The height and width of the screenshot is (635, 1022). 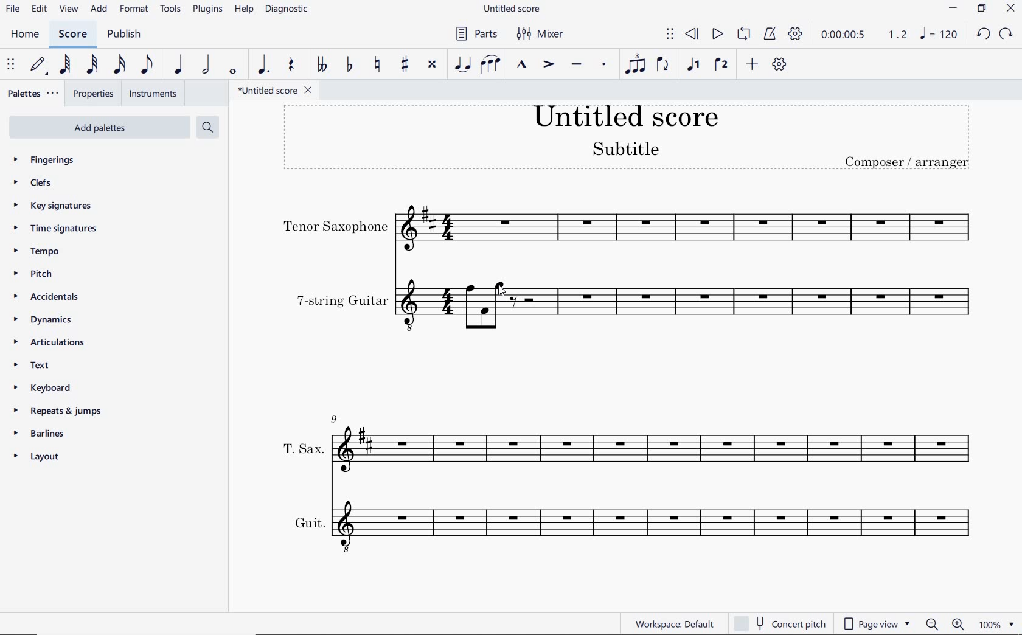 What do you see at coordinates (36, 181) in the screenshot?
I see `CLEFS` at bounding box center [36, 181].